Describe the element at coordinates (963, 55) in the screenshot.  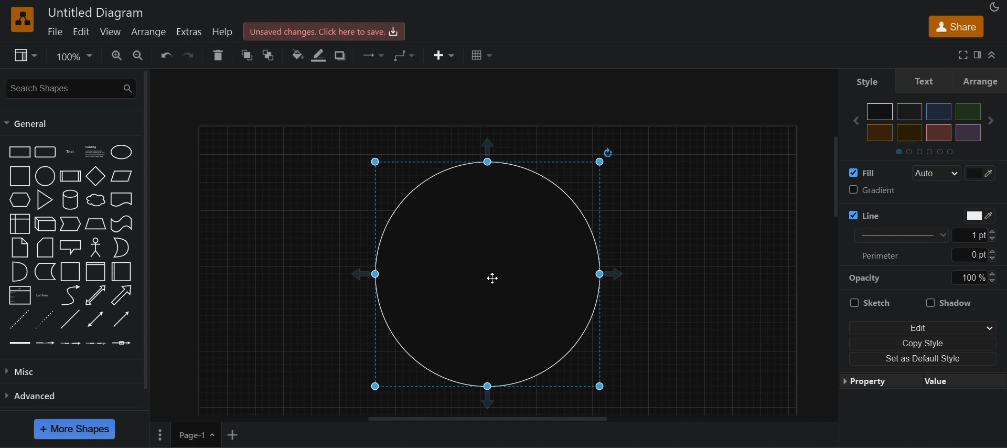
I see `fullscreen` at that location.